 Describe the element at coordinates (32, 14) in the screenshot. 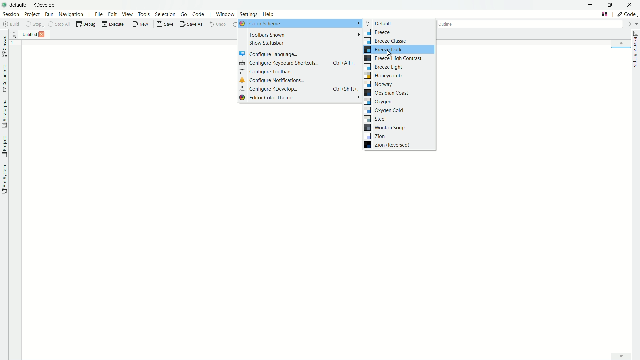

I see `project` at that location.